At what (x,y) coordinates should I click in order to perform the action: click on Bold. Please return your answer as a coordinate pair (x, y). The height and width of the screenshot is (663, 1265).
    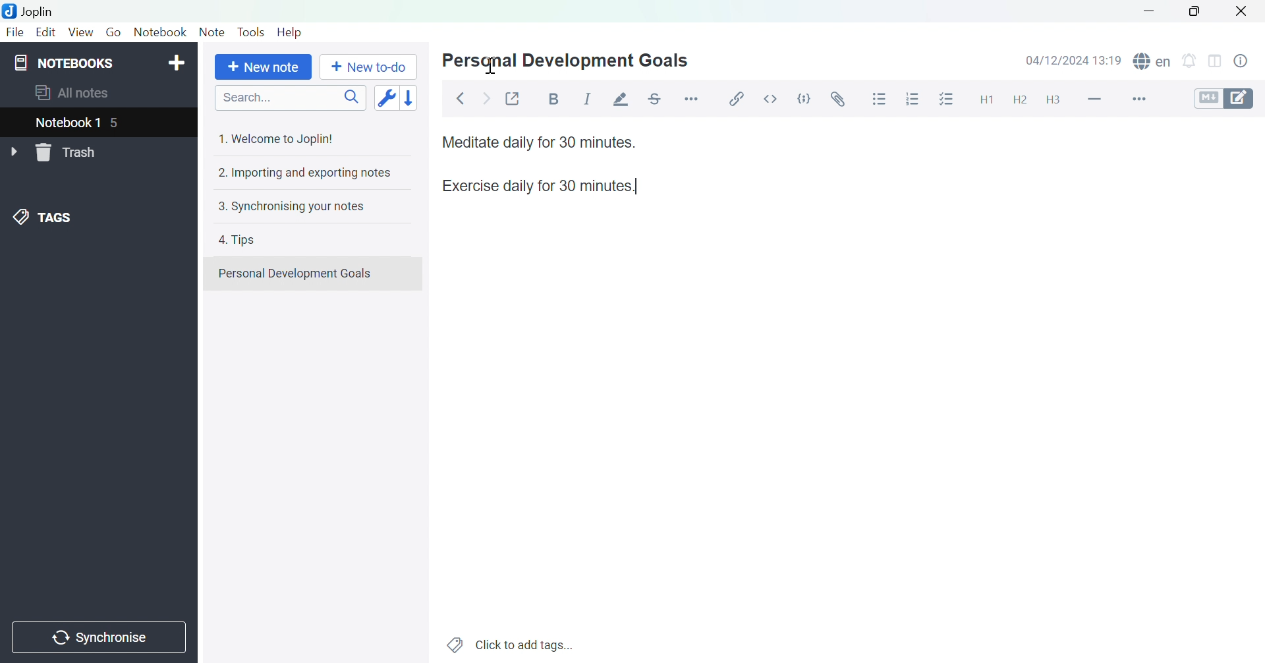
    Looking at the image, I should click on (551, 99).